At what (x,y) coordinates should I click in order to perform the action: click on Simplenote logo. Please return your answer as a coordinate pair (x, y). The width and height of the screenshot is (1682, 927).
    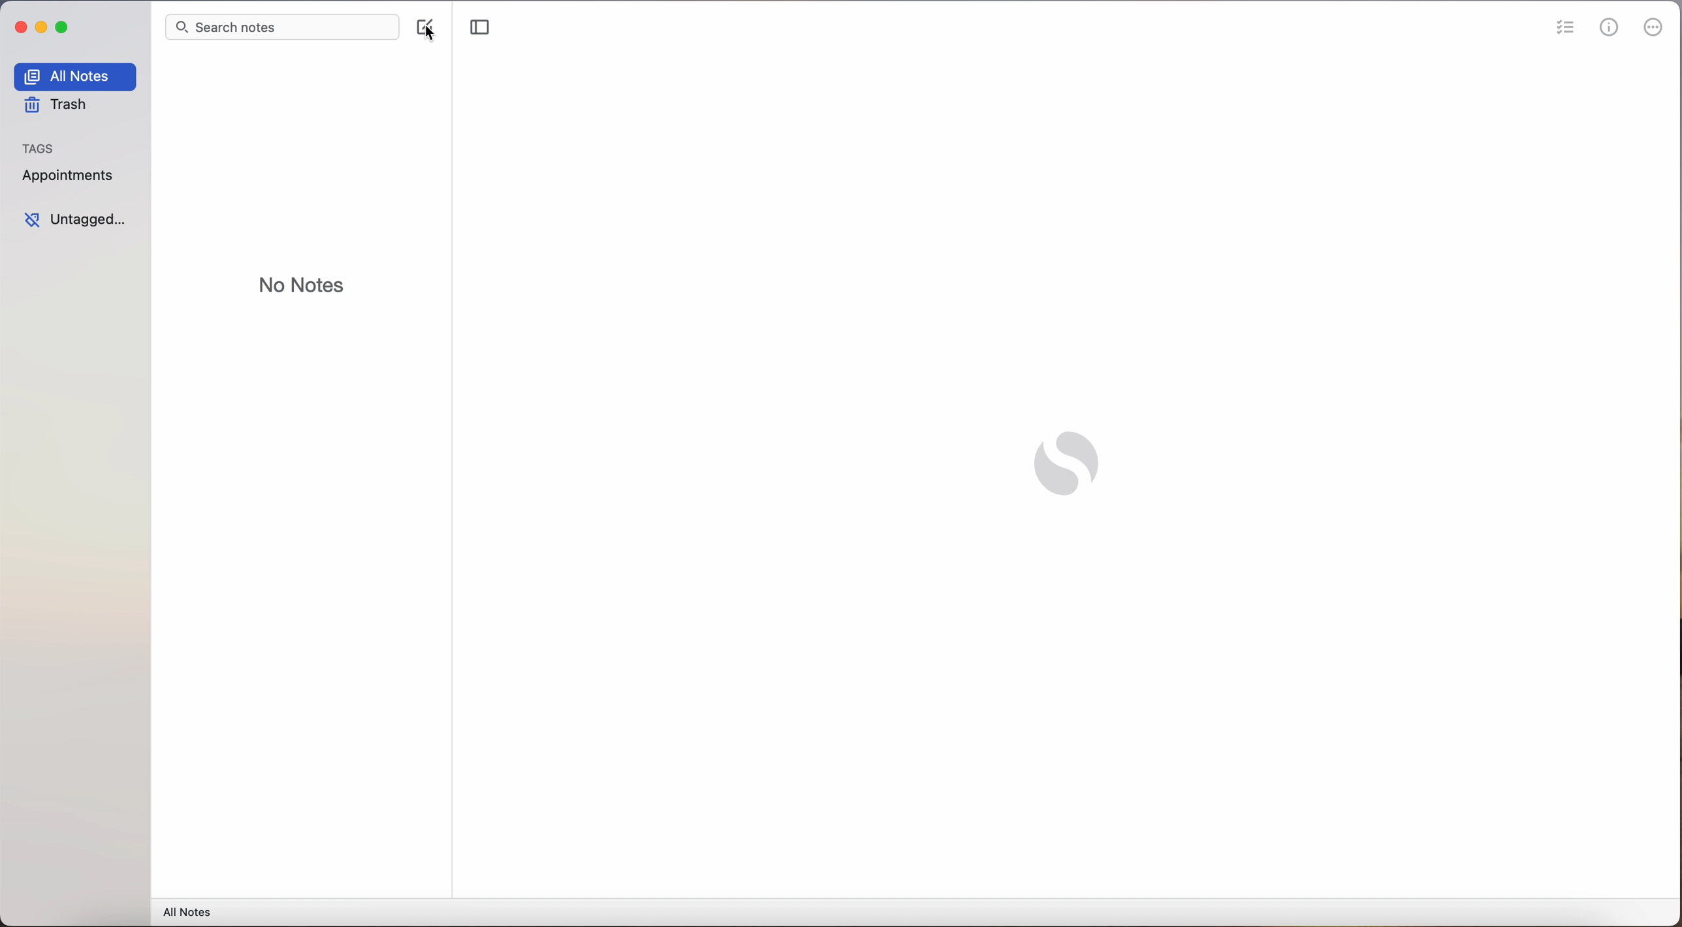
    Looking at the image, I should click on (1068, 460).